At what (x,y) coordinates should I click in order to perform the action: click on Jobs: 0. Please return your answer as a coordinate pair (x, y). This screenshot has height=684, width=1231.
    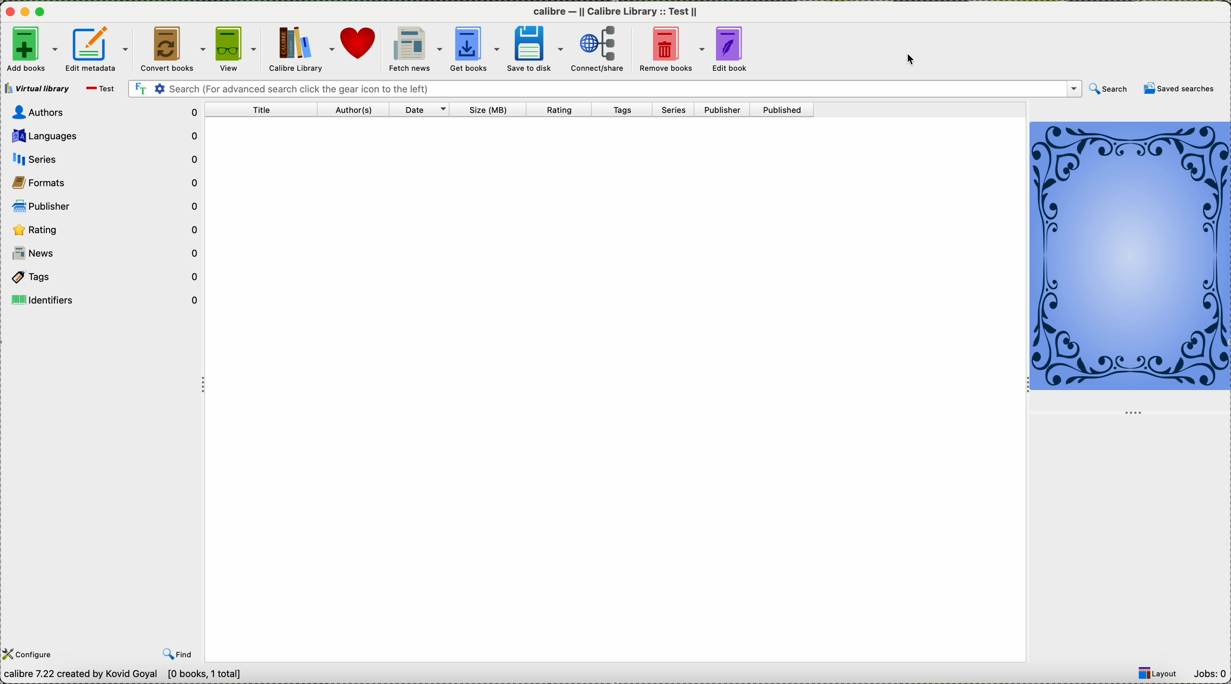
    Looking at the image, I should click on (1212, 673).